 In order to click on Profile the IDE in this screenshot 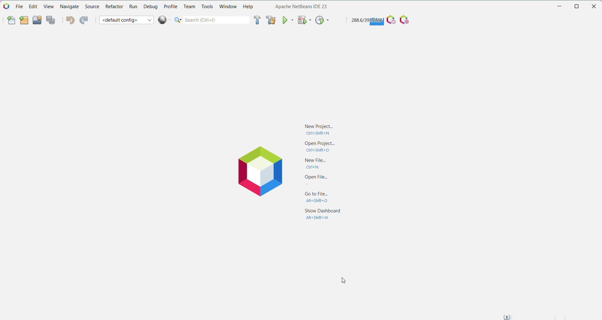, I will do `click(391, 20)`.